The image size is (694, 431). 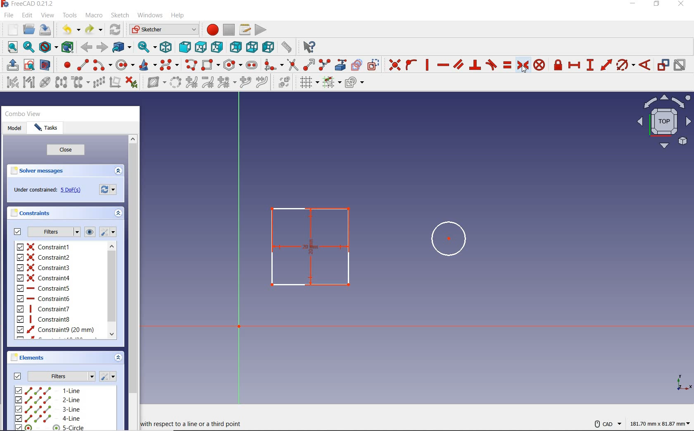 I want to click on macro recording, so click(x=212, y=29).